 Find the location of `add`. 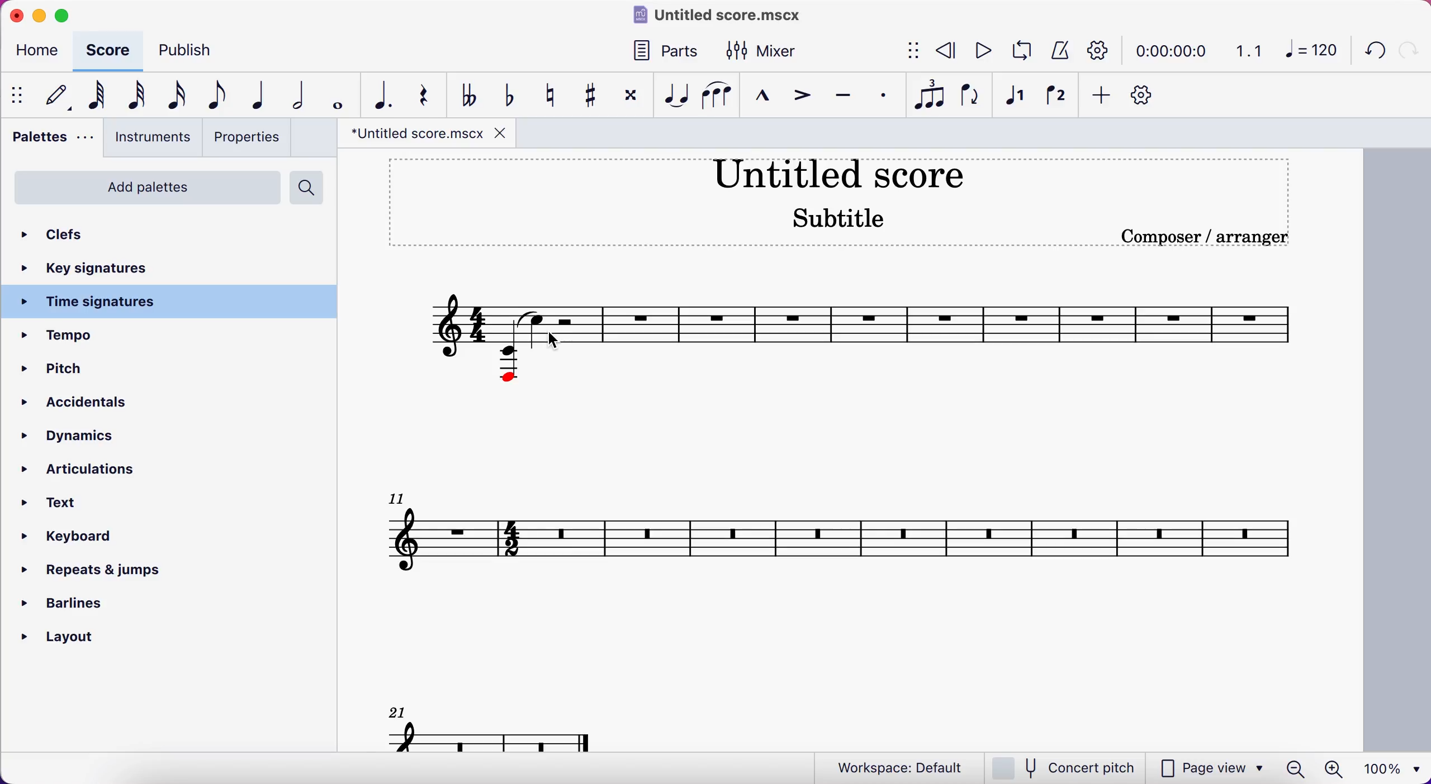

add is located at coordinates (1101, 99).